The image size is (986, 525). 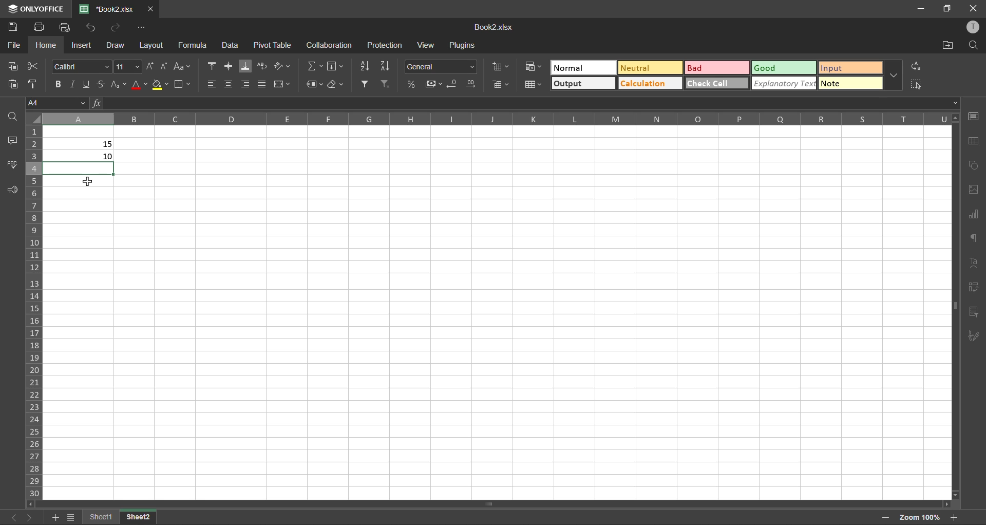 What do you see at coordinates (974, 336) in the screenshot?
I see `signature` at bounding box center [974, 336].